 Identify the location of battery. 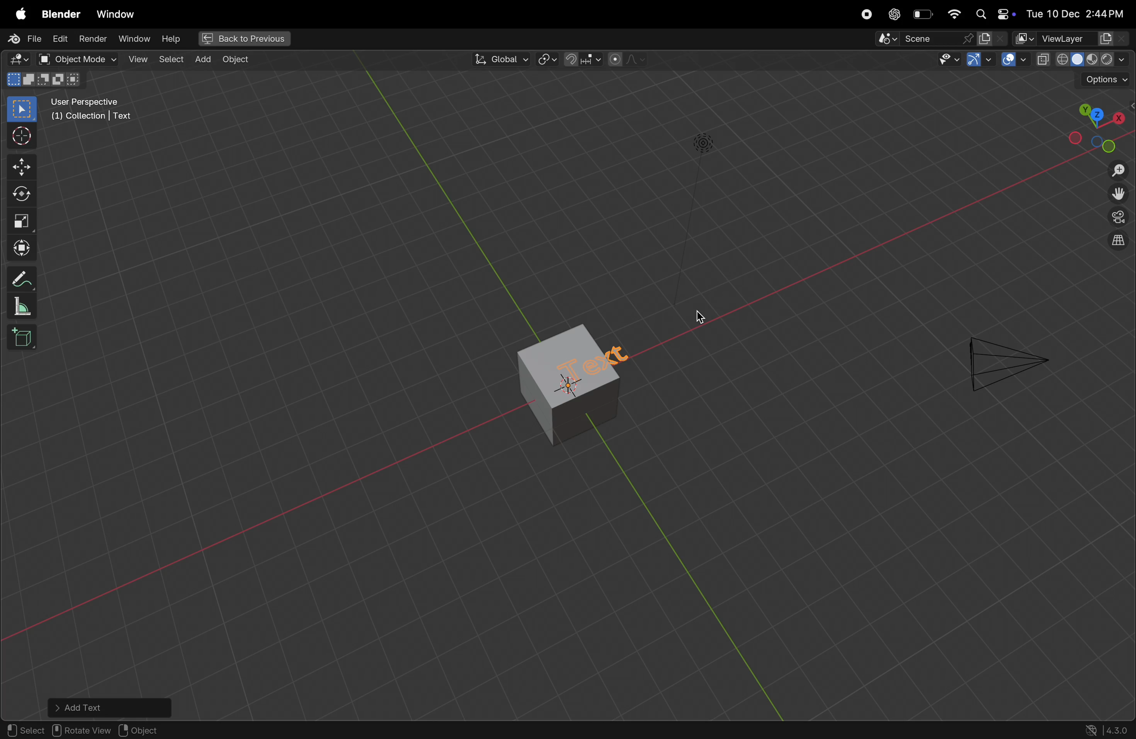
(923, 14).